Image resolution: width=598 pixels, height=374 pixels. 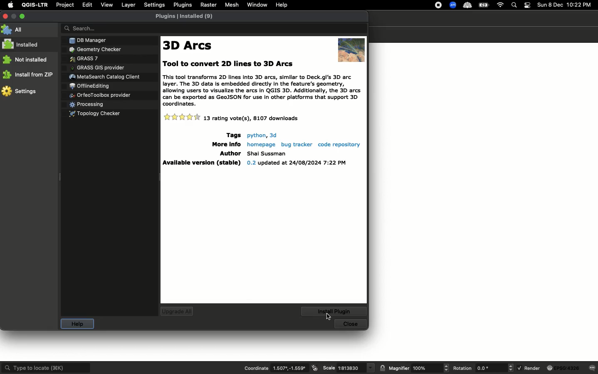 What do you see at coordinates (340, 144) in the screenshot?
I see `code repository` at bounding box center [340, 144].